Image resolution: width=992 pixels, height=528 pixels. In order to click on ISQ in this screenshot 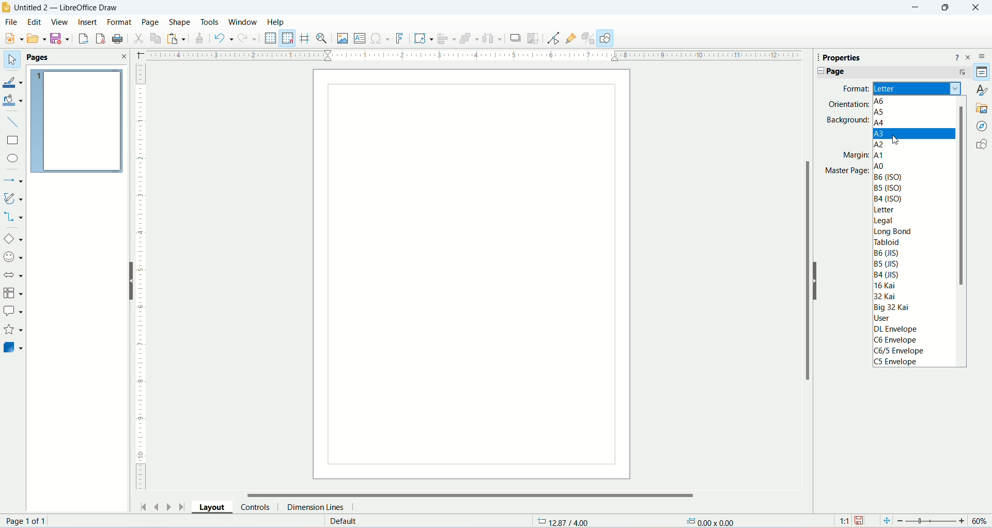, I will do `click(887, 188)`.